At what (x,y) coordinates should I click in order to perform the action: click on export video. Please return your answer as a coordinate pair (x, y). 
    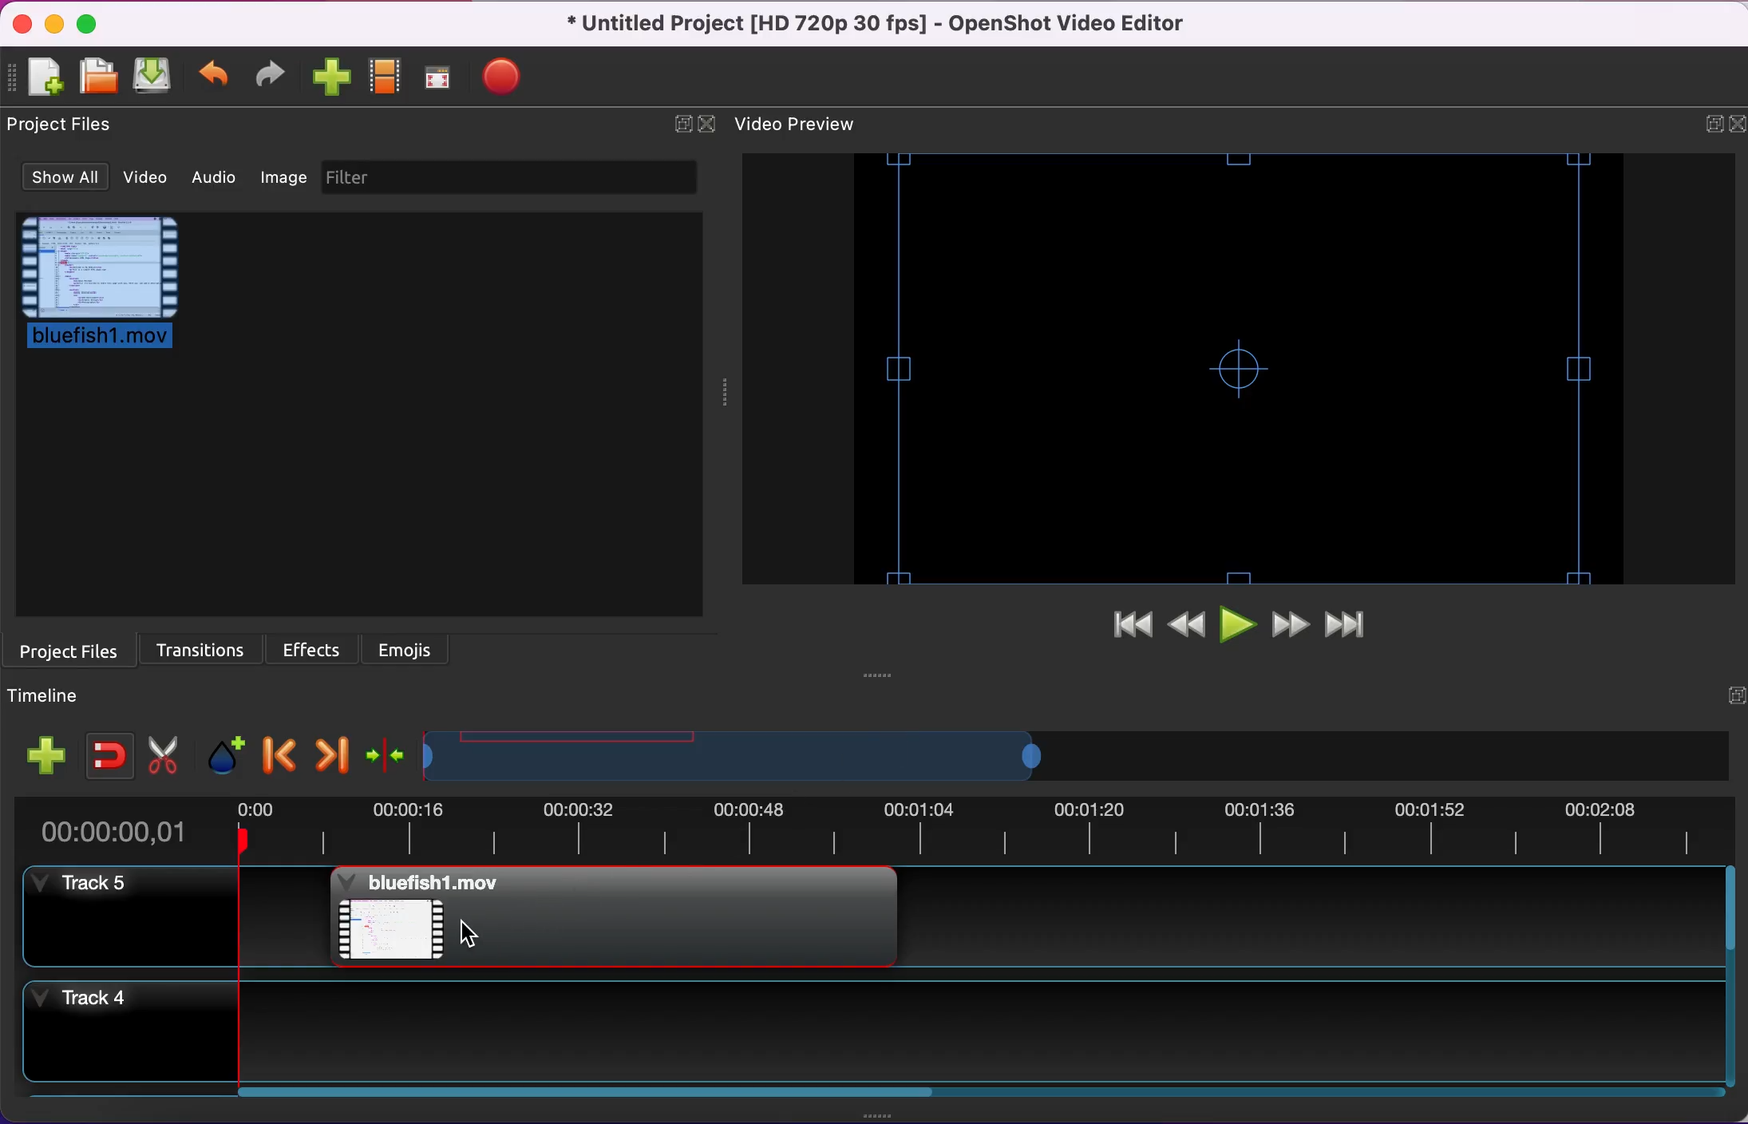
    Looking at the image, I should click on (509, 81).